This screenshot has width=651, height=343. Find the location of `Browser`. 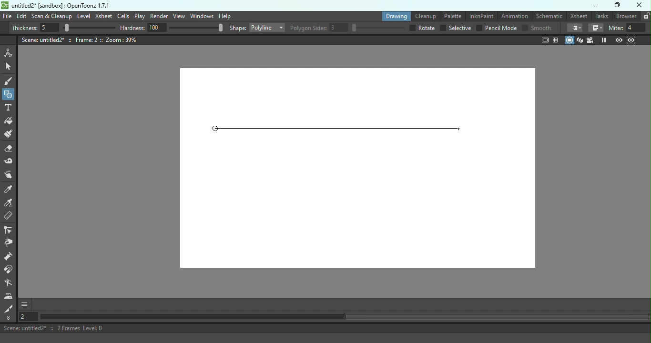

Browser is located at coordinates (627, 16).